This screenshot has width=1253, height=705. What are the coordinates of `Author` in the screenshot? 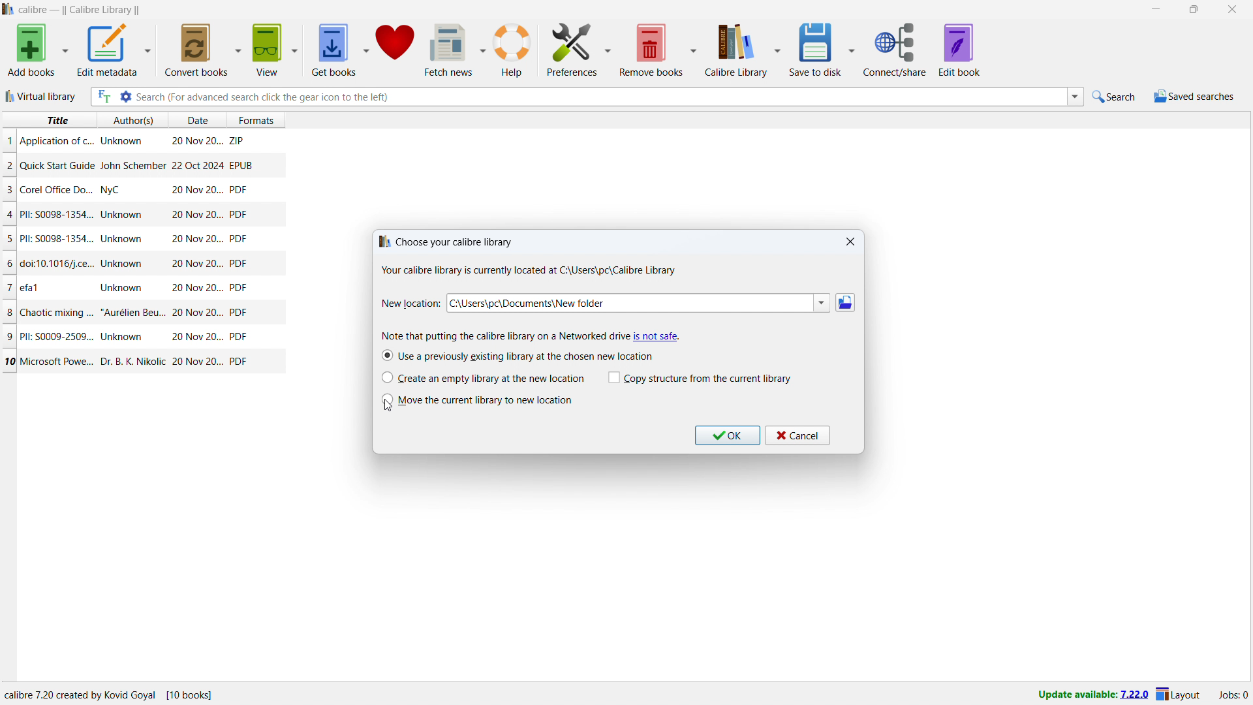 It's located at (124, 337).